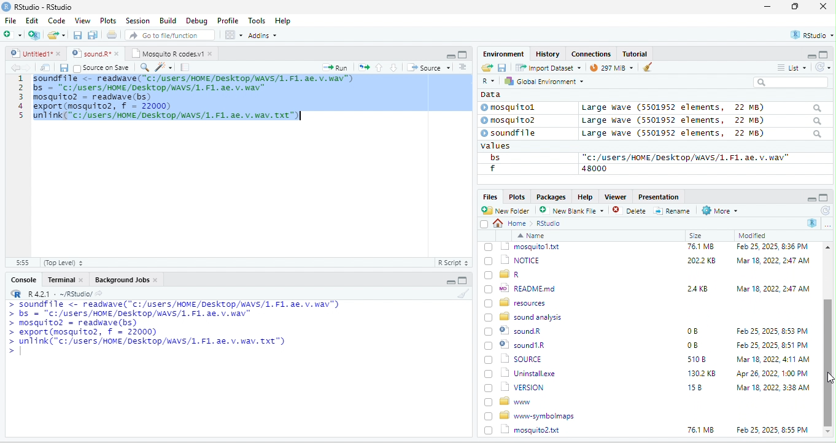  What do you see at coordinates (92, 53) in the screenshot?
I see `‘Mosquito R codes.vi` at bounding box center [92, 53].